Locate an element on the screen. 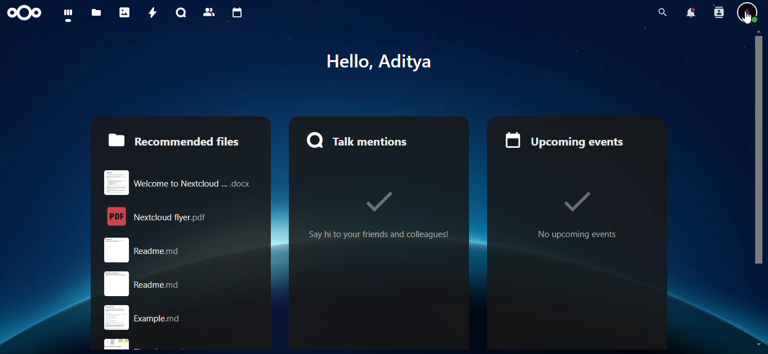 This screenshot has height=354, width=768. Readme.rnd is located at coordinates (182, 249).